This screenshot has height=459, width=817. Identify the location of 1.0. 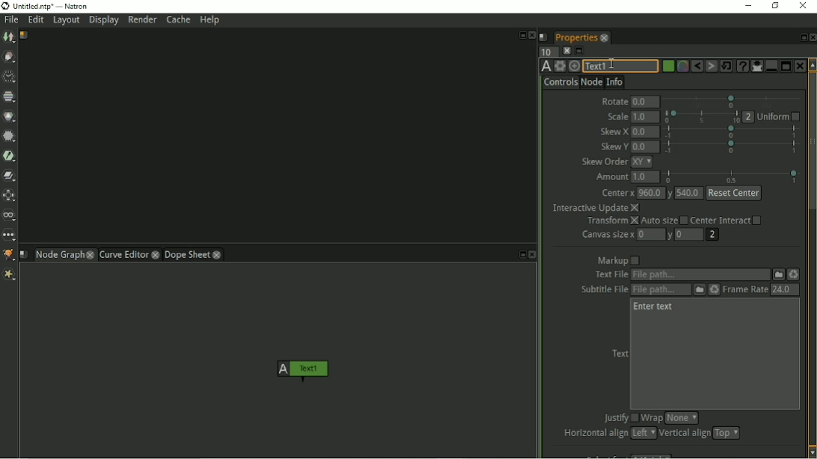
(646, 177).